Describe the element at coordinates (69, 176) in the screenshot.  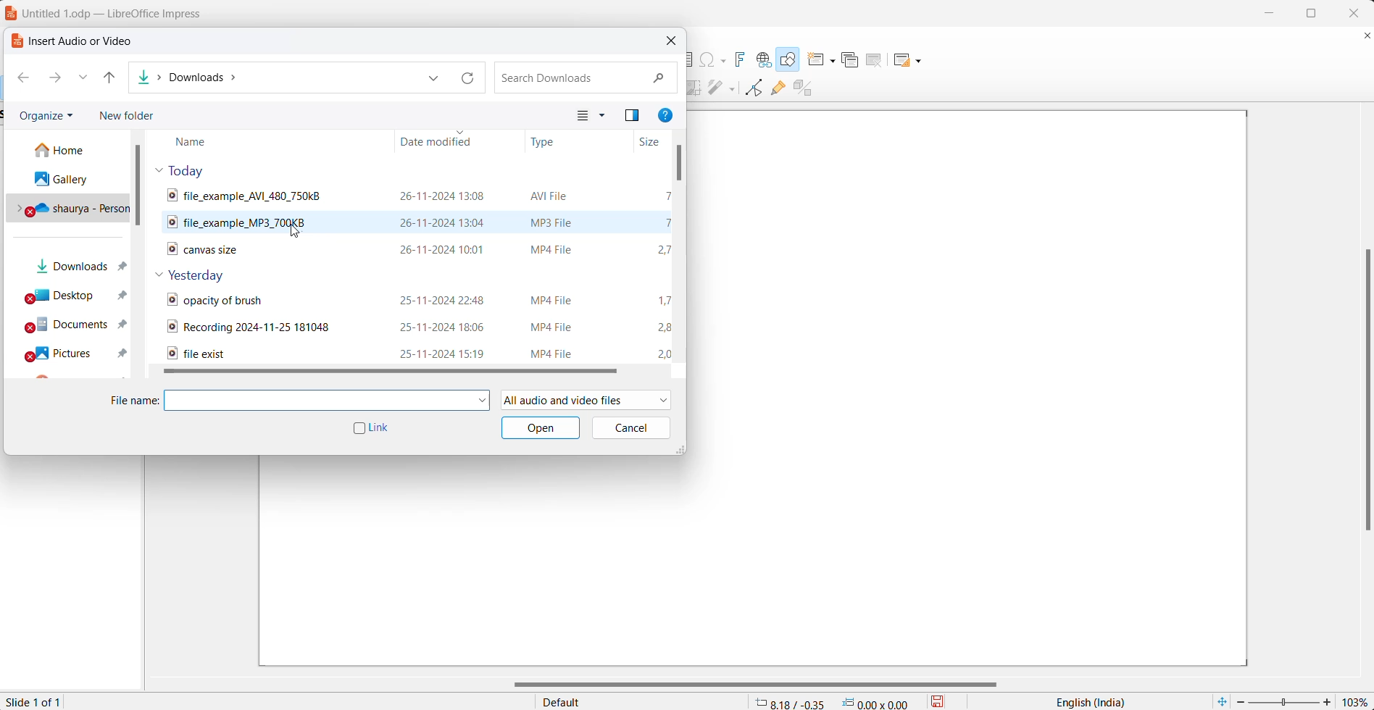
I see `gallery` at that location.